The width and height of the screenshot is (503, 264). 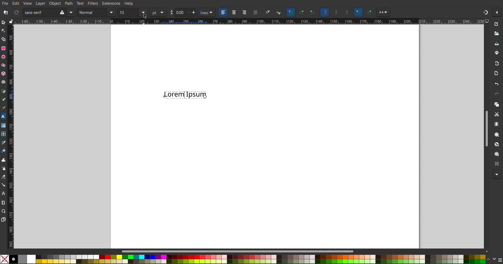 What do you see at coordinates (497, 84) in the screenshot?
I see `Undo` at bounding box center [497, 84].